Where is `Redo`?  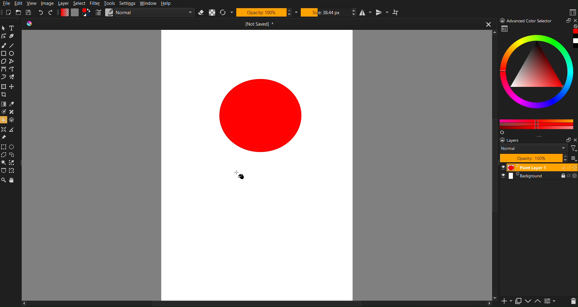
Redo is located at coordinates (53, 13).